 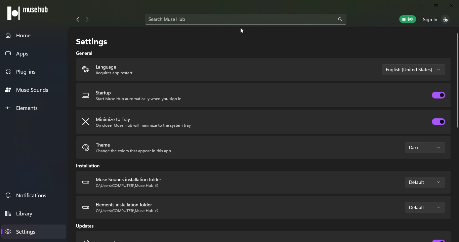 I want to click on Muse sounds installation folder, so click(x=128, y=184).